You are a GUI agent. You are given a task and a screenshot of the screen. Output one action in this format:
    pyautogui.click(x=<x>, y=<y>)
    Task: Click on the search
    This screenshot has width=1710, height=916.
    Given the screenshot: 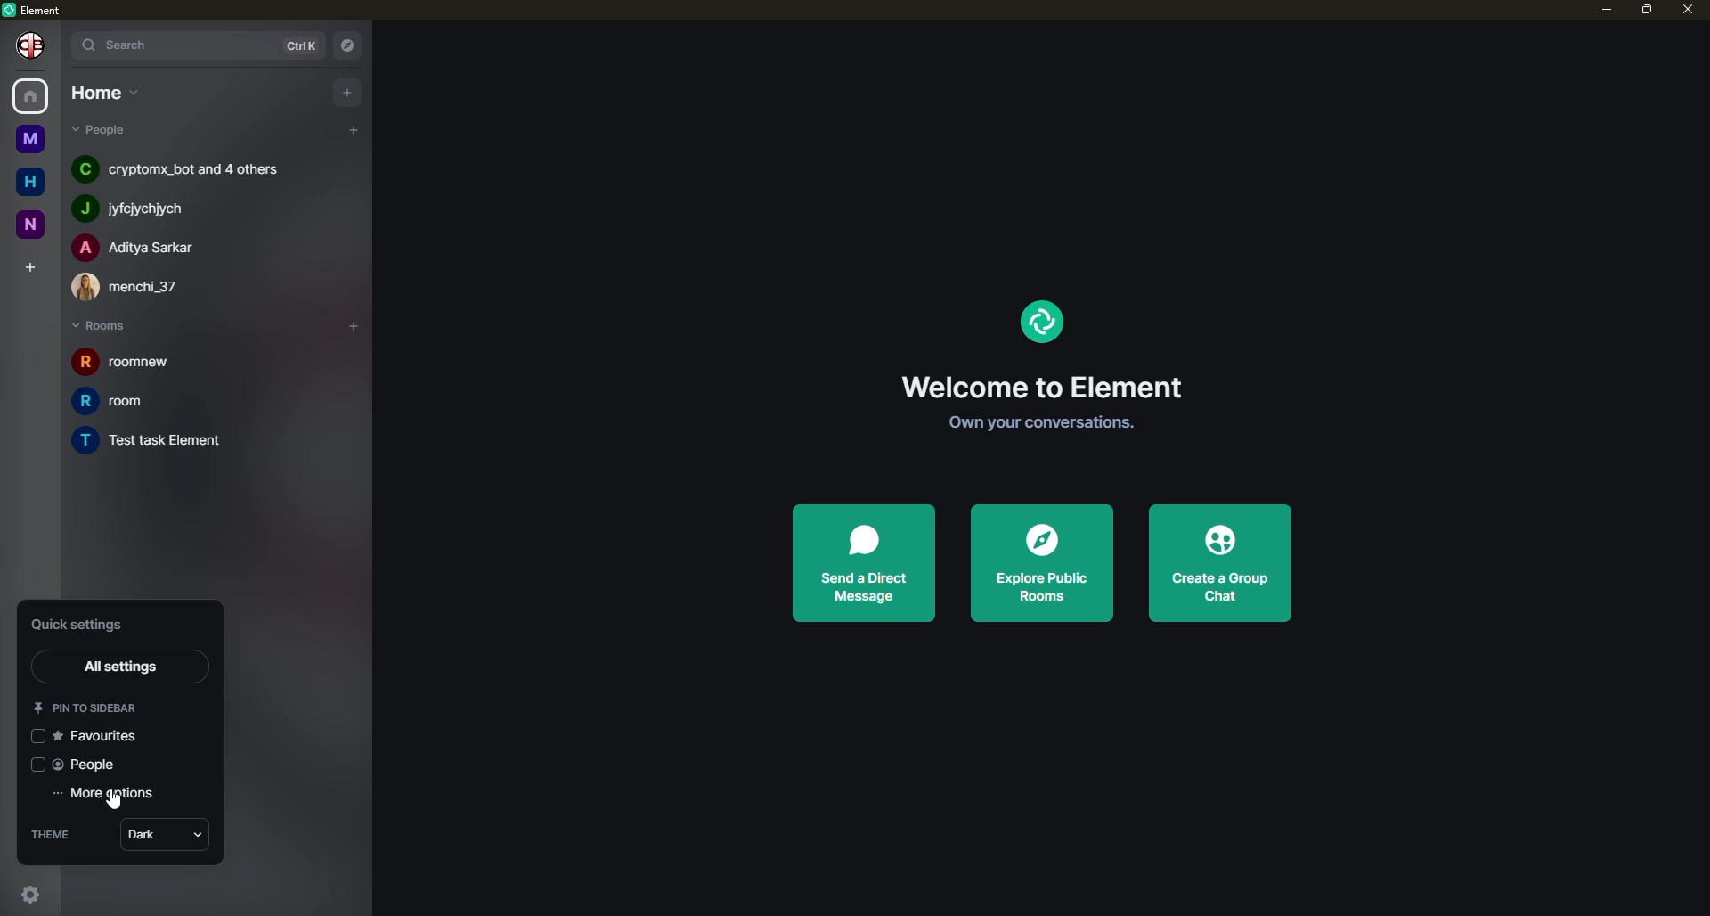 What is the action you would take?
    pyautogui.click(x=125, y=44)
    